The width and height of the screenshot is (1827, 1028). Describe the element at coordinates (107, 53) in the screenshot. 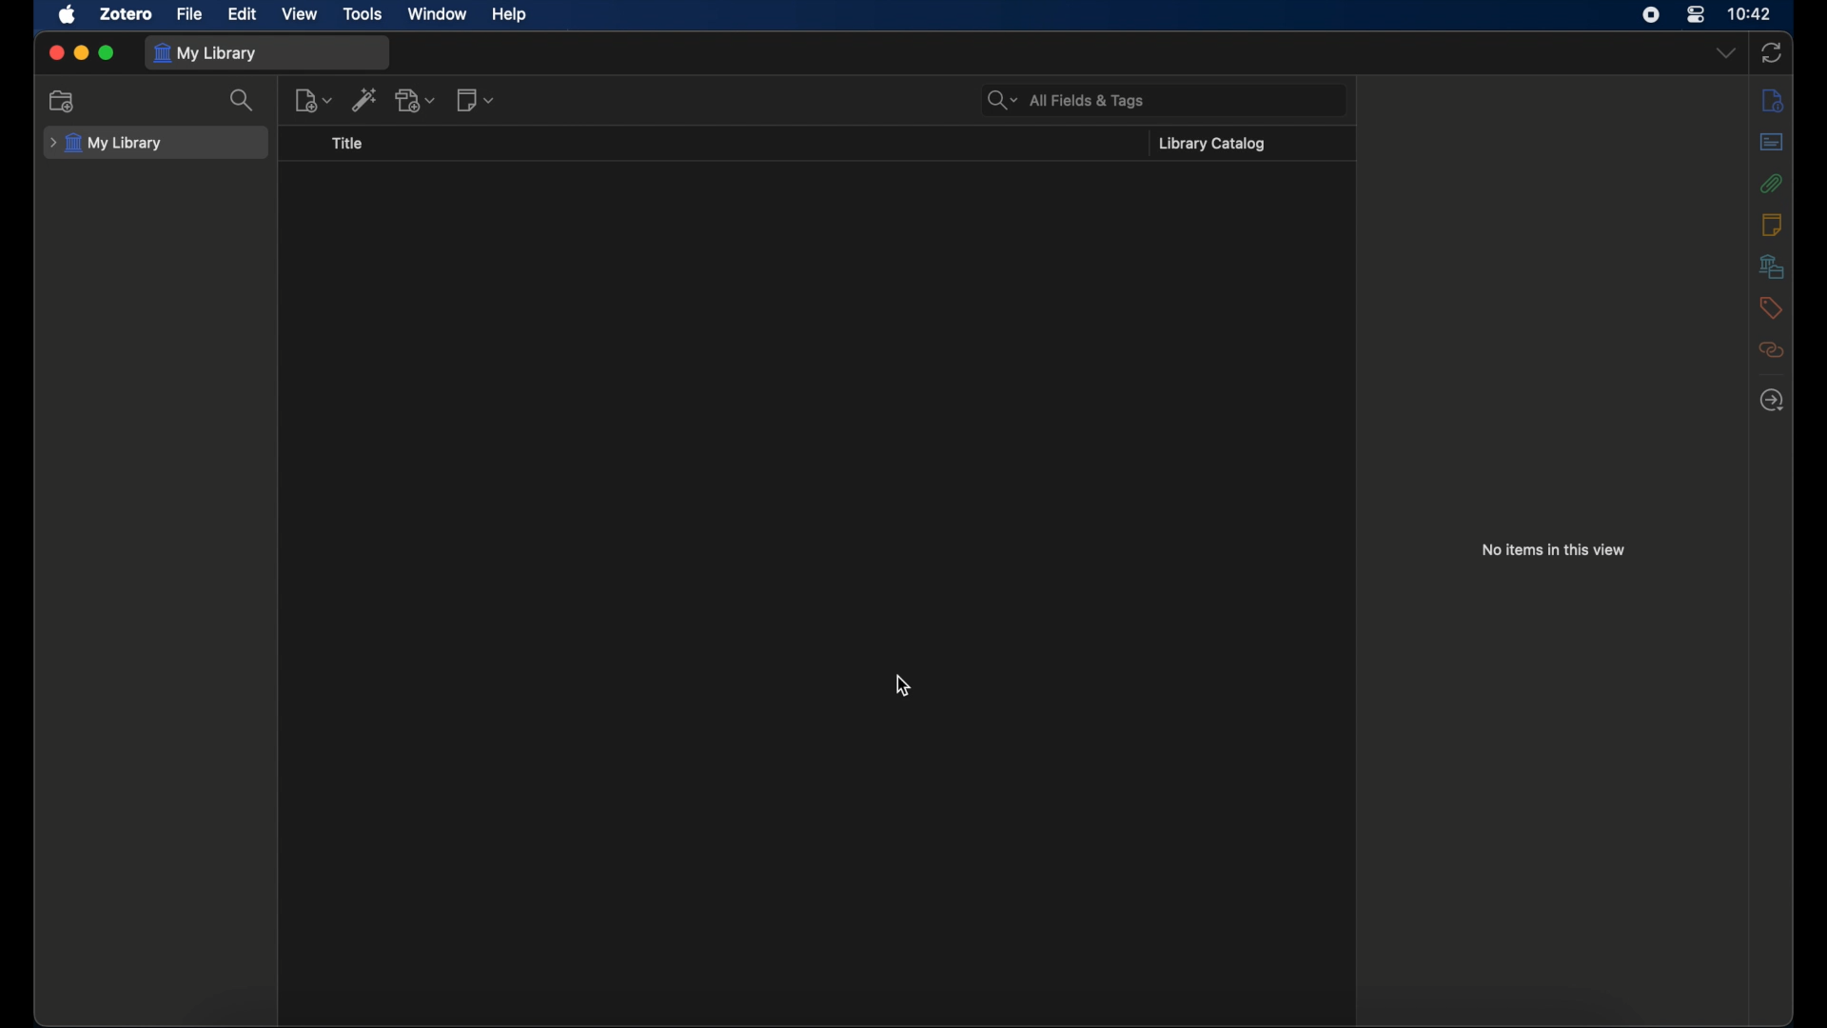

I see `maximize` at that location.